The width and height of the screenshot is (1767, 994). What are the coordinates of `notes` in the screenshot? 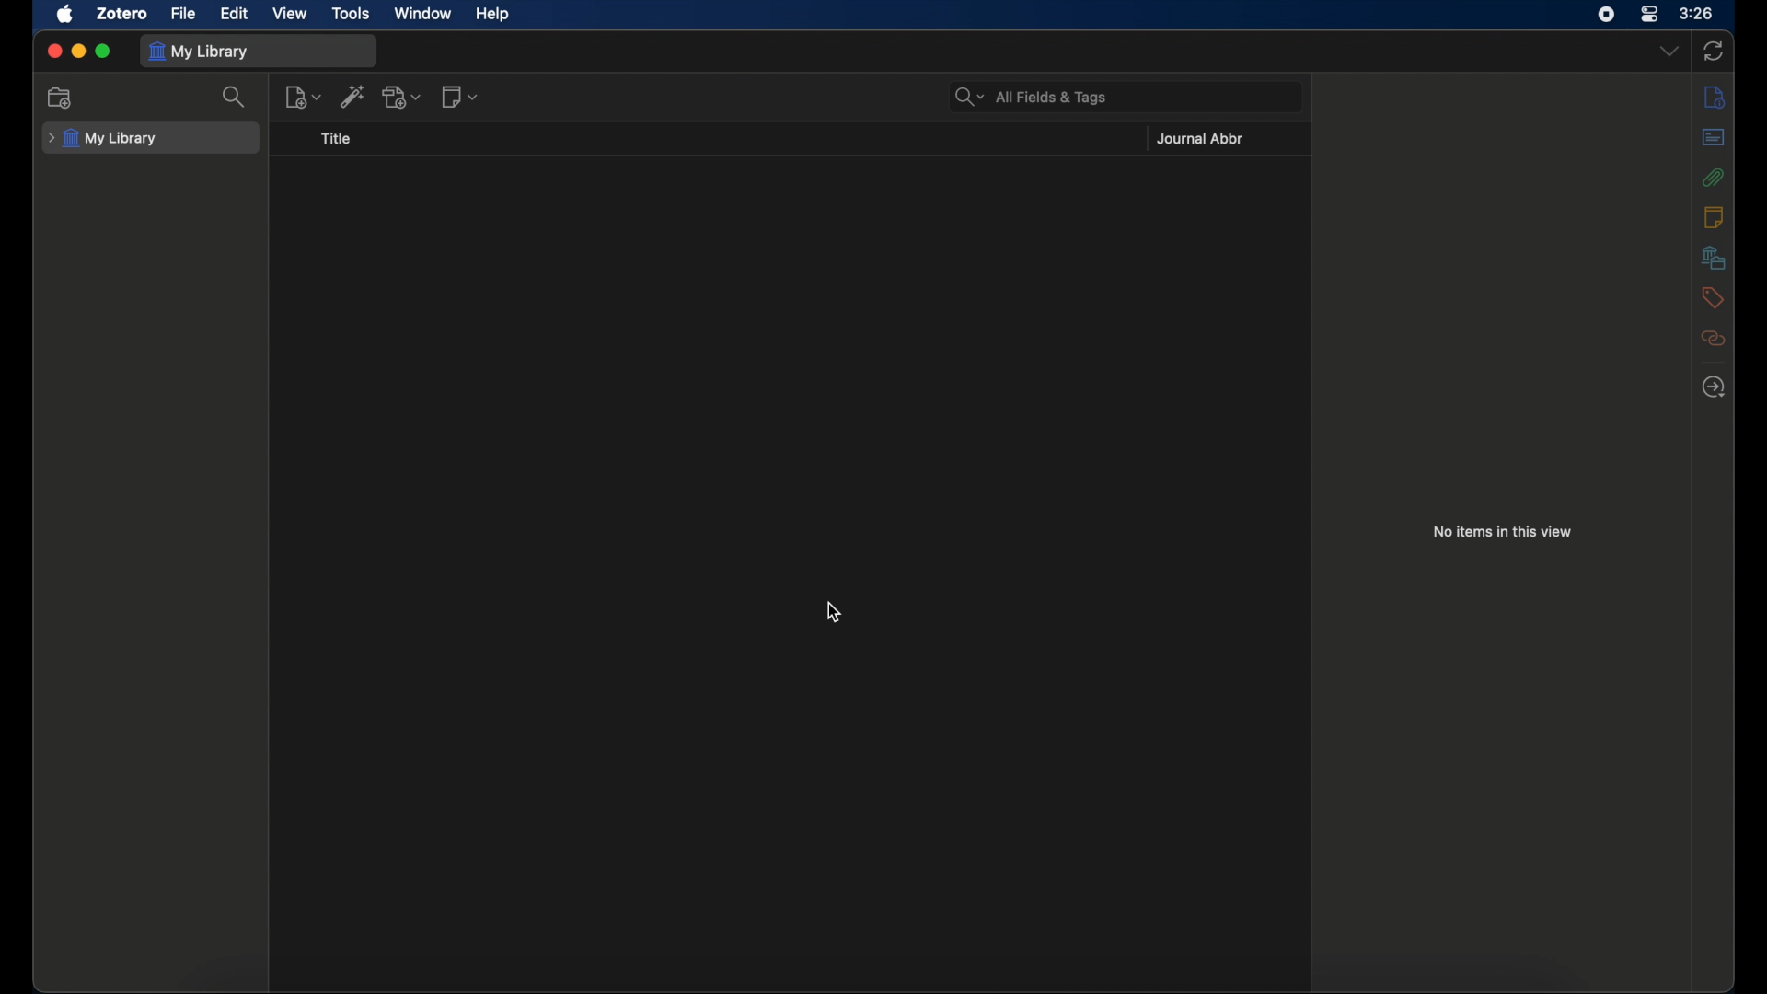 It's located at (1713, 215).